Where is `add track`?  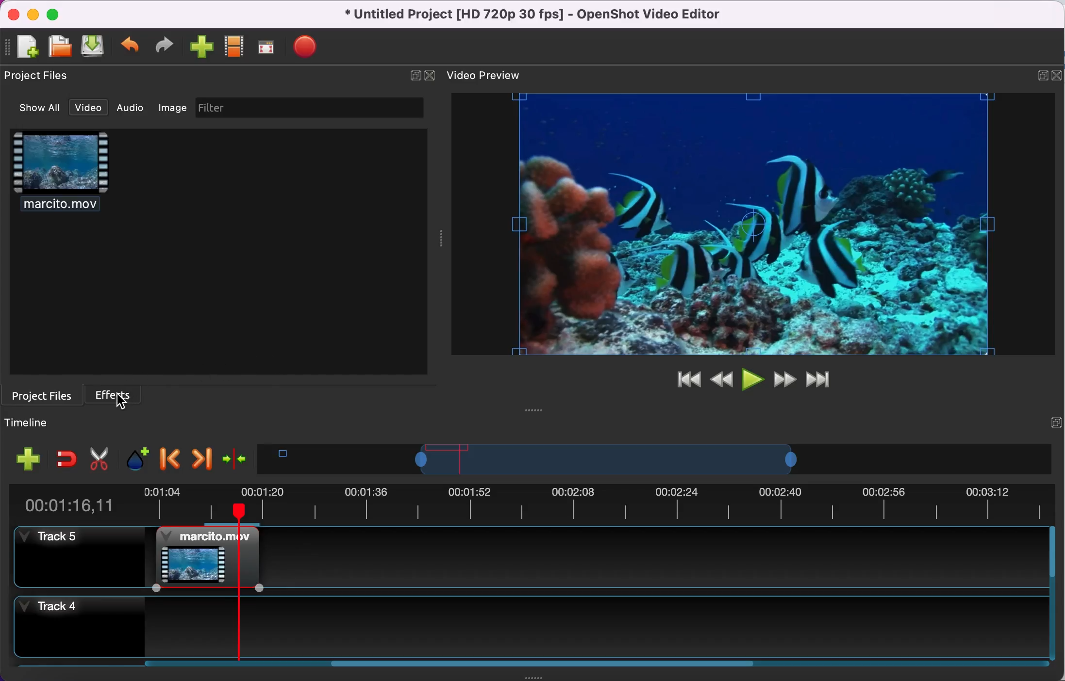 add track is located at coordinates (25, 462).